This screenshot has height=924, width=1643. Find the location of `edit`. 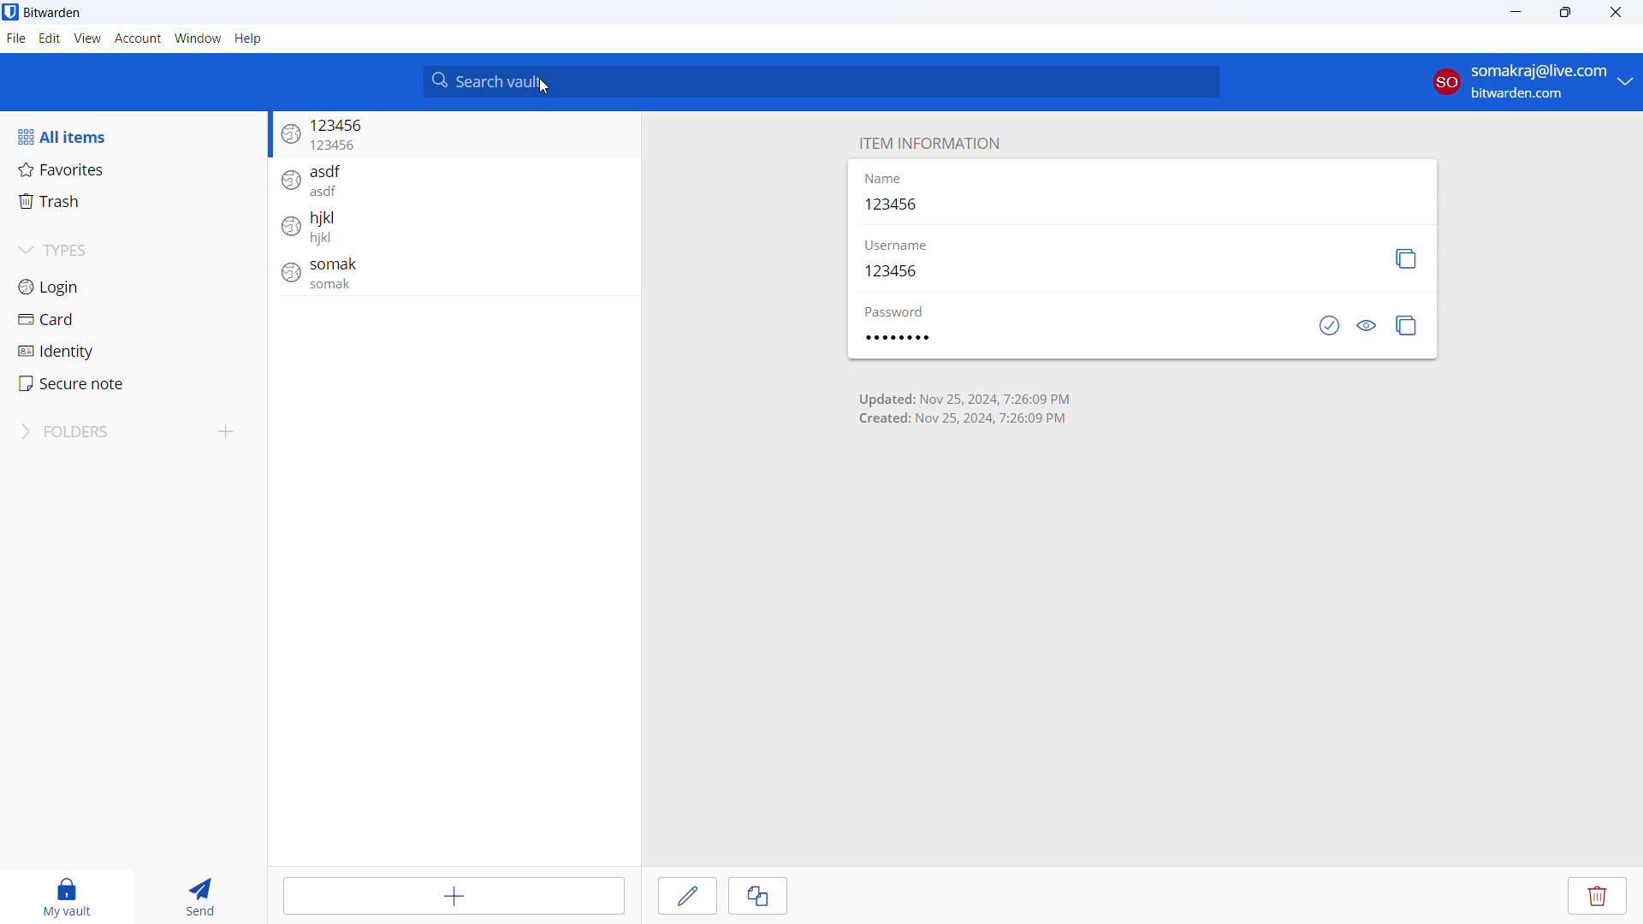

edit is located at coordinates (50, 38).